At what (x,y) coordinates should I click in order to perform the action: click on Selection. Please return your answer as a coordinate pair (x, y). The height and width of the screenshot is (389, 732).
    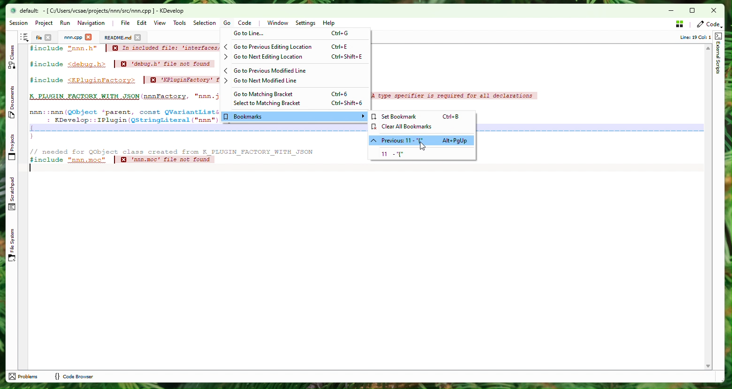
    Looking at the image, I should click on (202, 23).